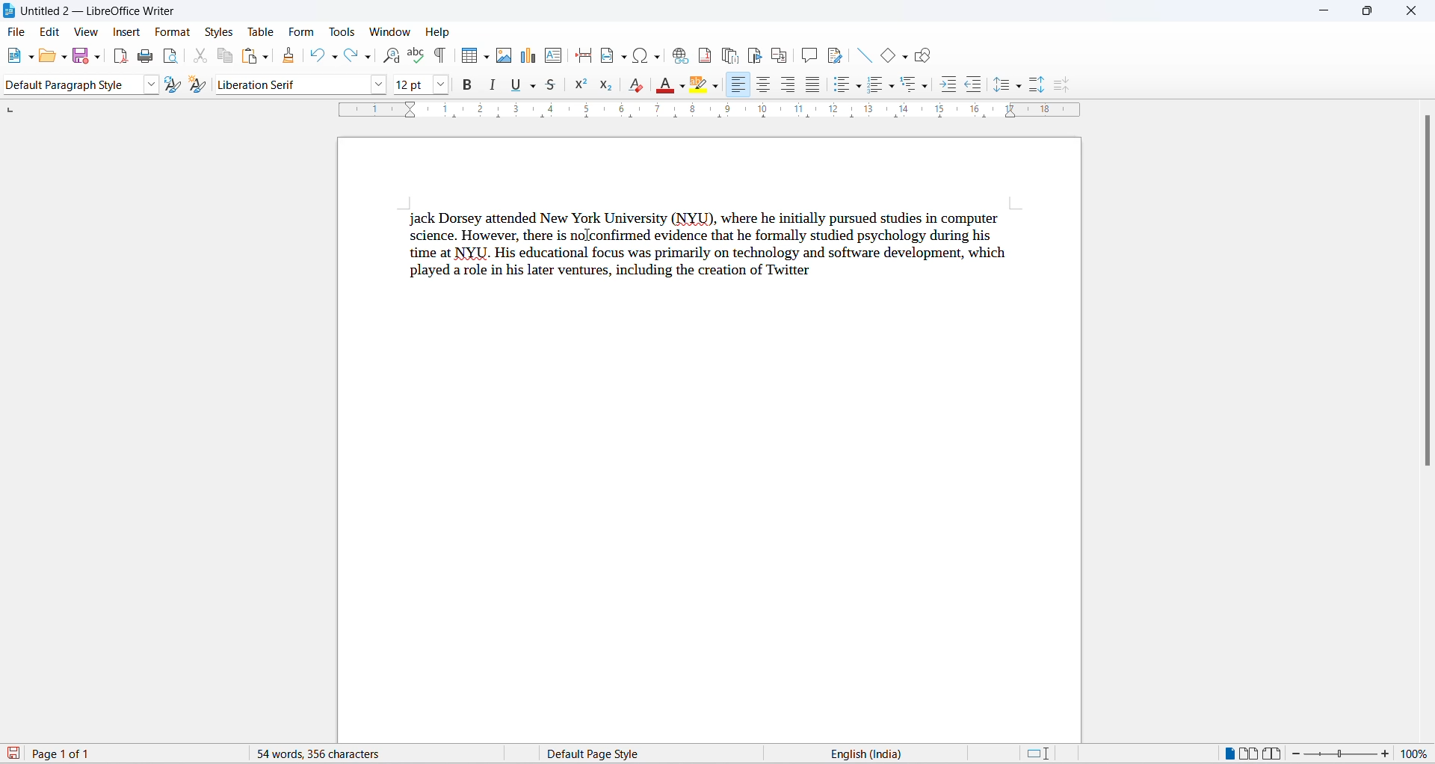  I want to click on text align right, so click(786, 86).